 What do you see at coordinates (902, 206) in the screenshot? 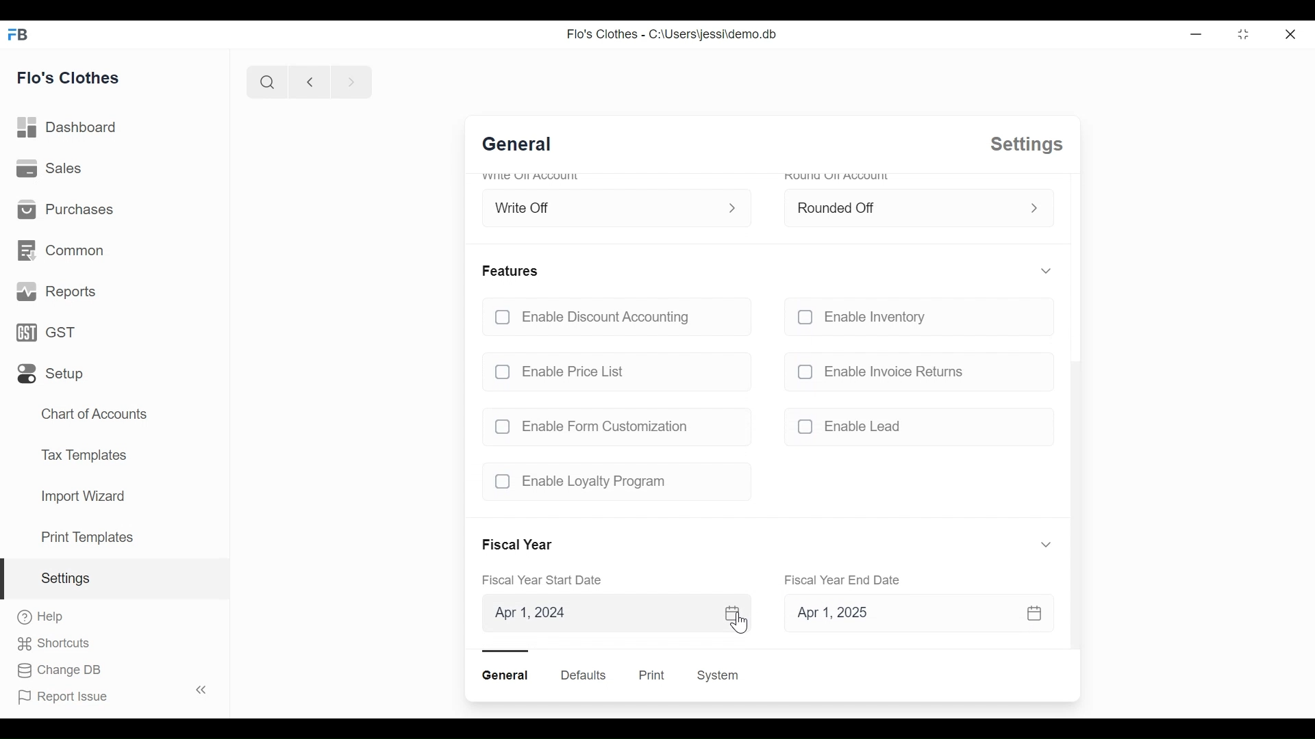
I see `Rounded Off` at bounding box center [902, 206].